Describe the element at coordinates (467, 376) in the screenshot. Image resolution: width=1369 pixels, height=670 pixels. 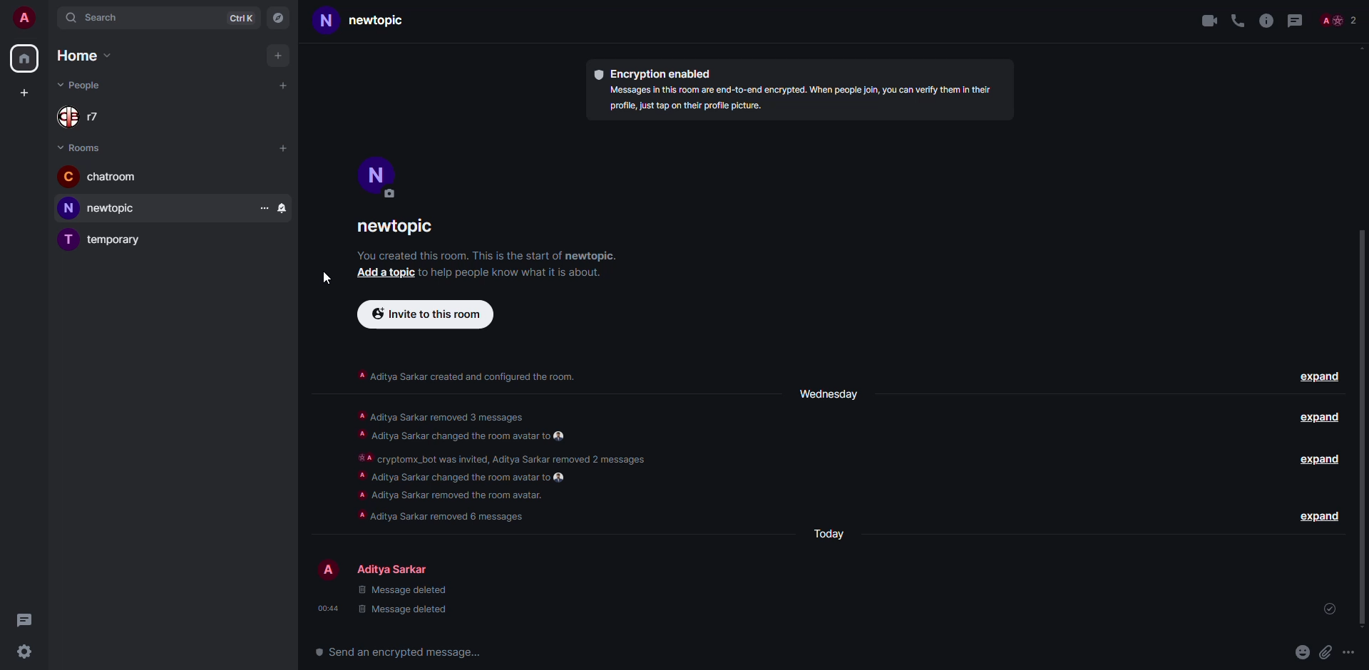
I see `info` at that location.